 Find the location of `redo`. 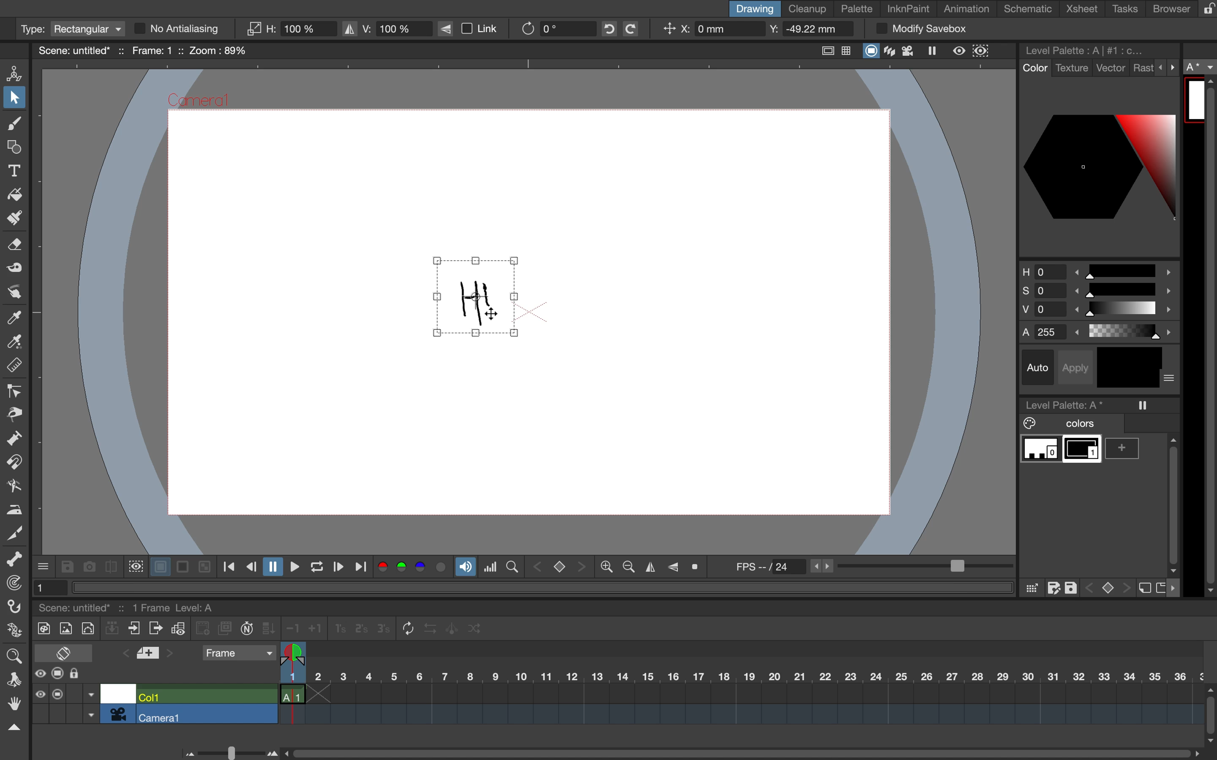

redo is located at coordinates (638, 29).